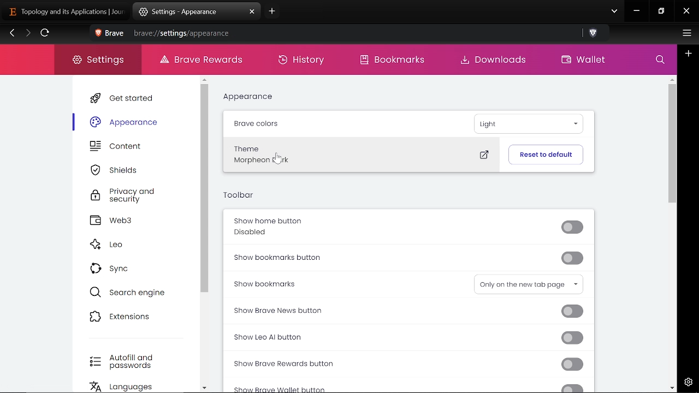  Describe the element at coordinates (362, 156) in the screenshot. I see `Theme` at that location.